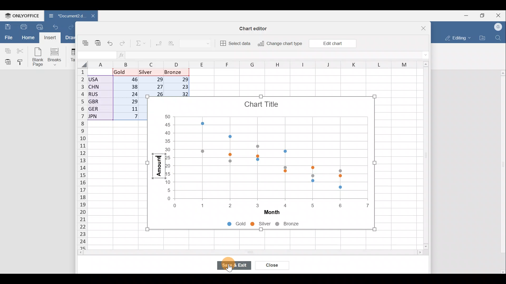 The height and width of the screenshot is (284, 506). What do you see at coordinates (244, 65) in the screenshot?
I see `Columns` at bounding box center [244, 65].